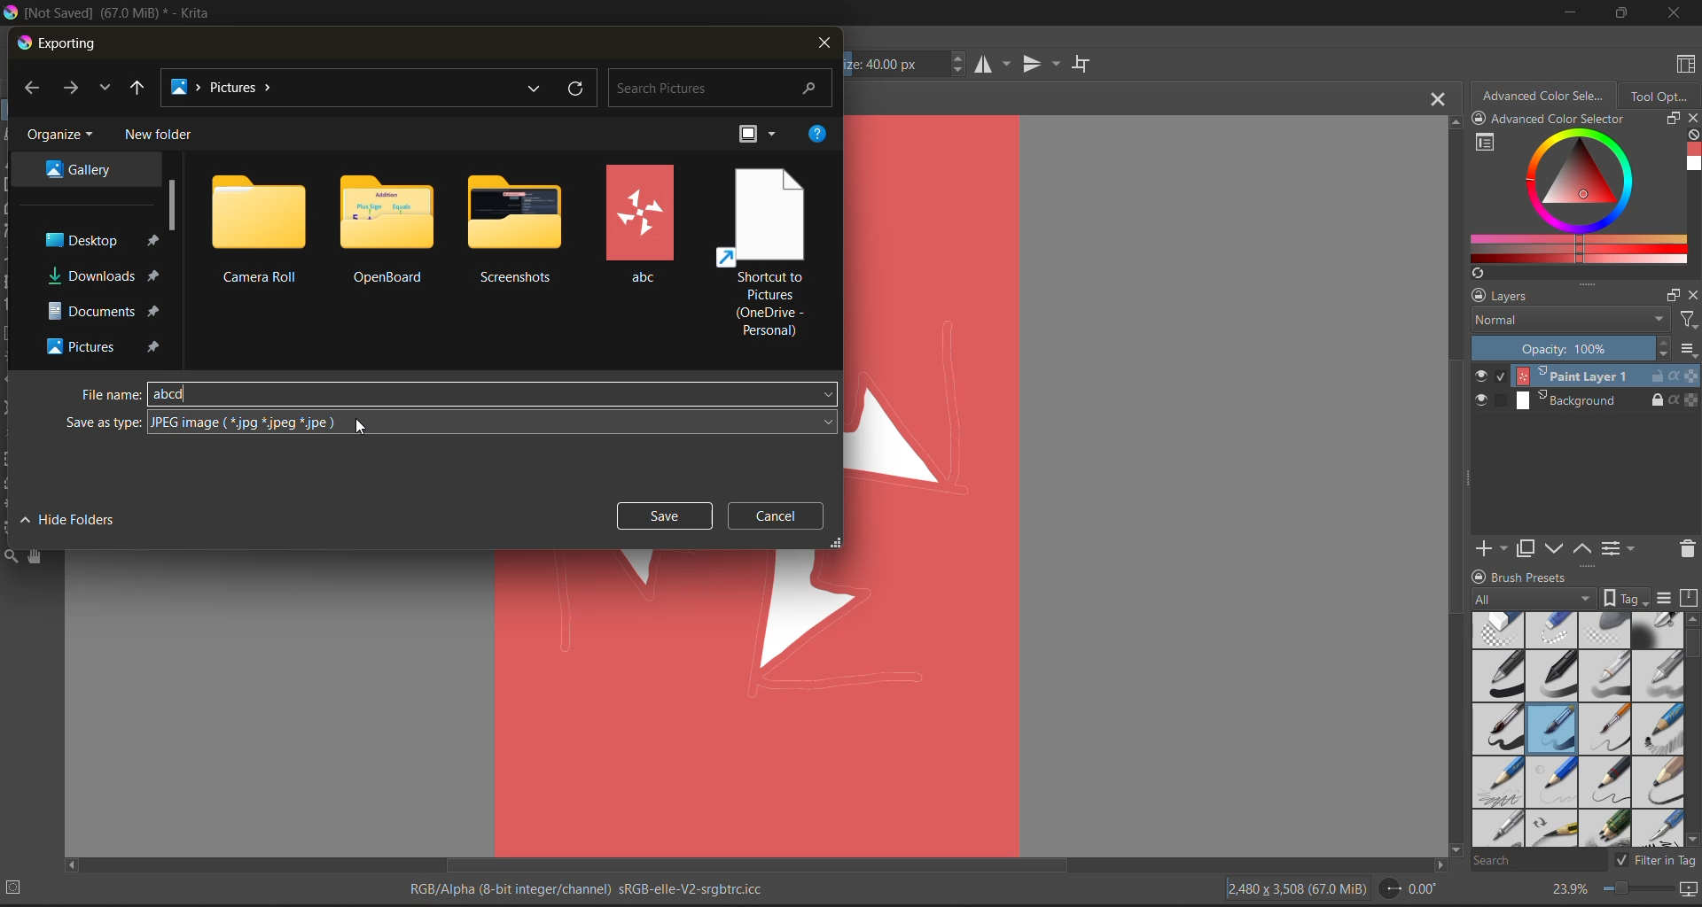 The image size is (1702, 907). I want to click on folders and files, so click(763, 252).